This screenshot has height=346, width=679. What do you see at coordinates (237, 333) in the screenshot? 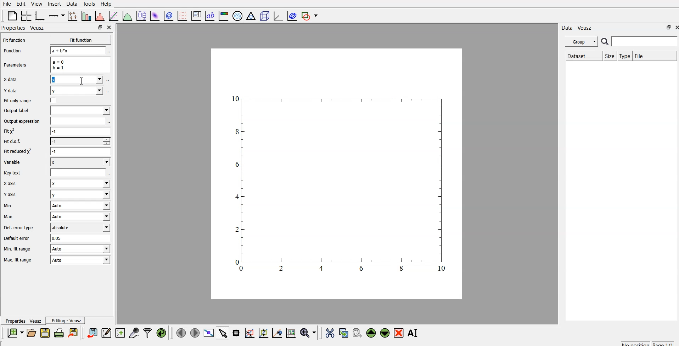
I see `read data points on the graph` at bounding box center [237, 333].